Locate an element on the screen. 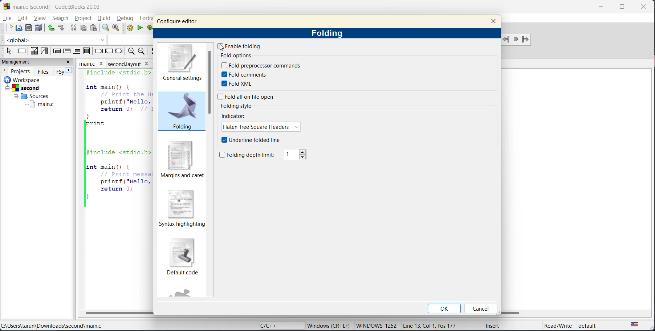 This screenshot has height=331, width=655. metadata is located at coordinates (330, 325).